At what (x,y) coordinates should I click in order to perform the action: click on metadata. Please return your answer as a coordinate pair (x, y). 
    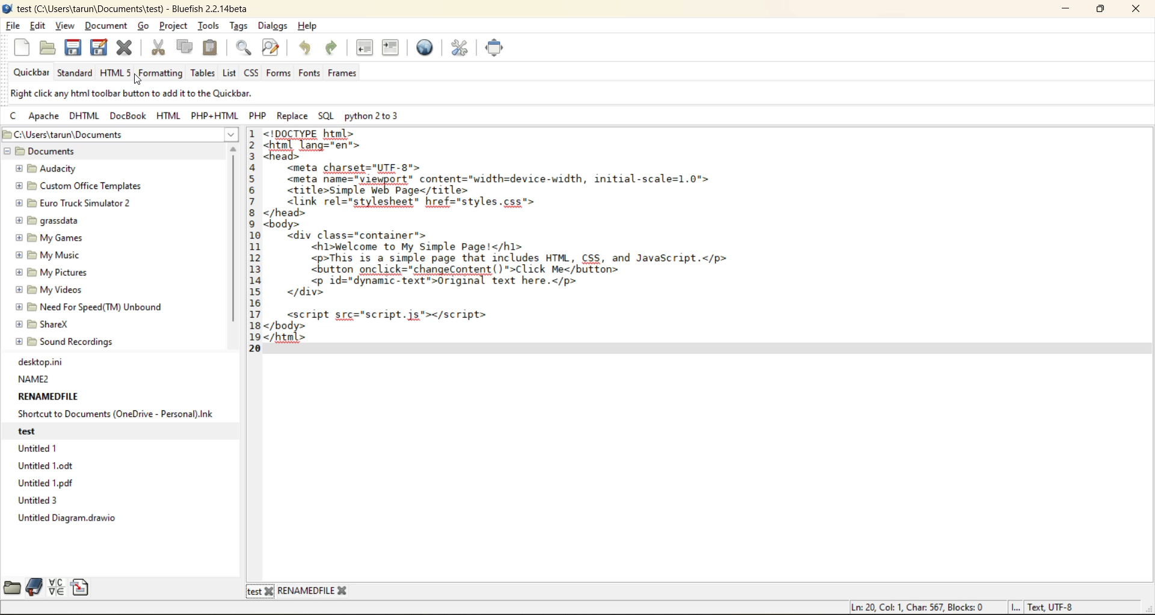
    Looking at the image, I should click on (147, 92).